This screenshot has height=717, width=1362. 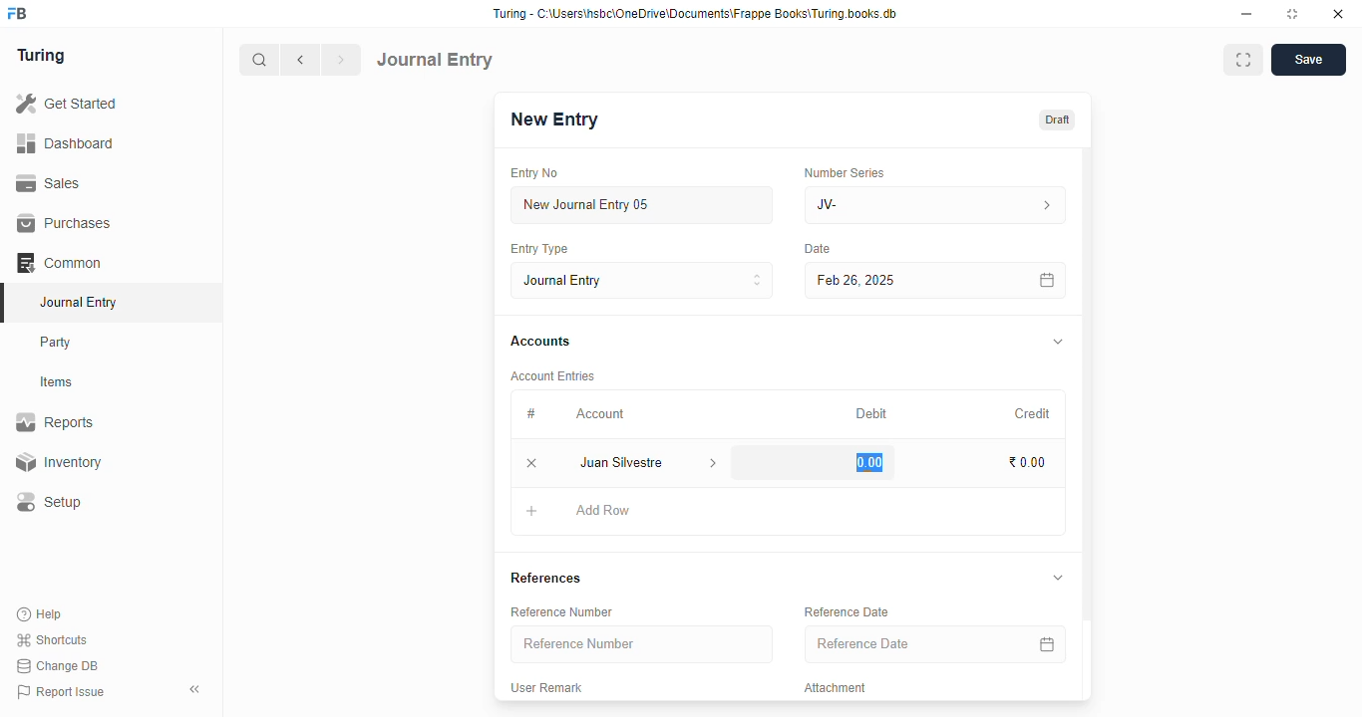 What do you see at coordinates (844, 172) in the screenshot?
I see `number series` at bounding box center [844, 172].